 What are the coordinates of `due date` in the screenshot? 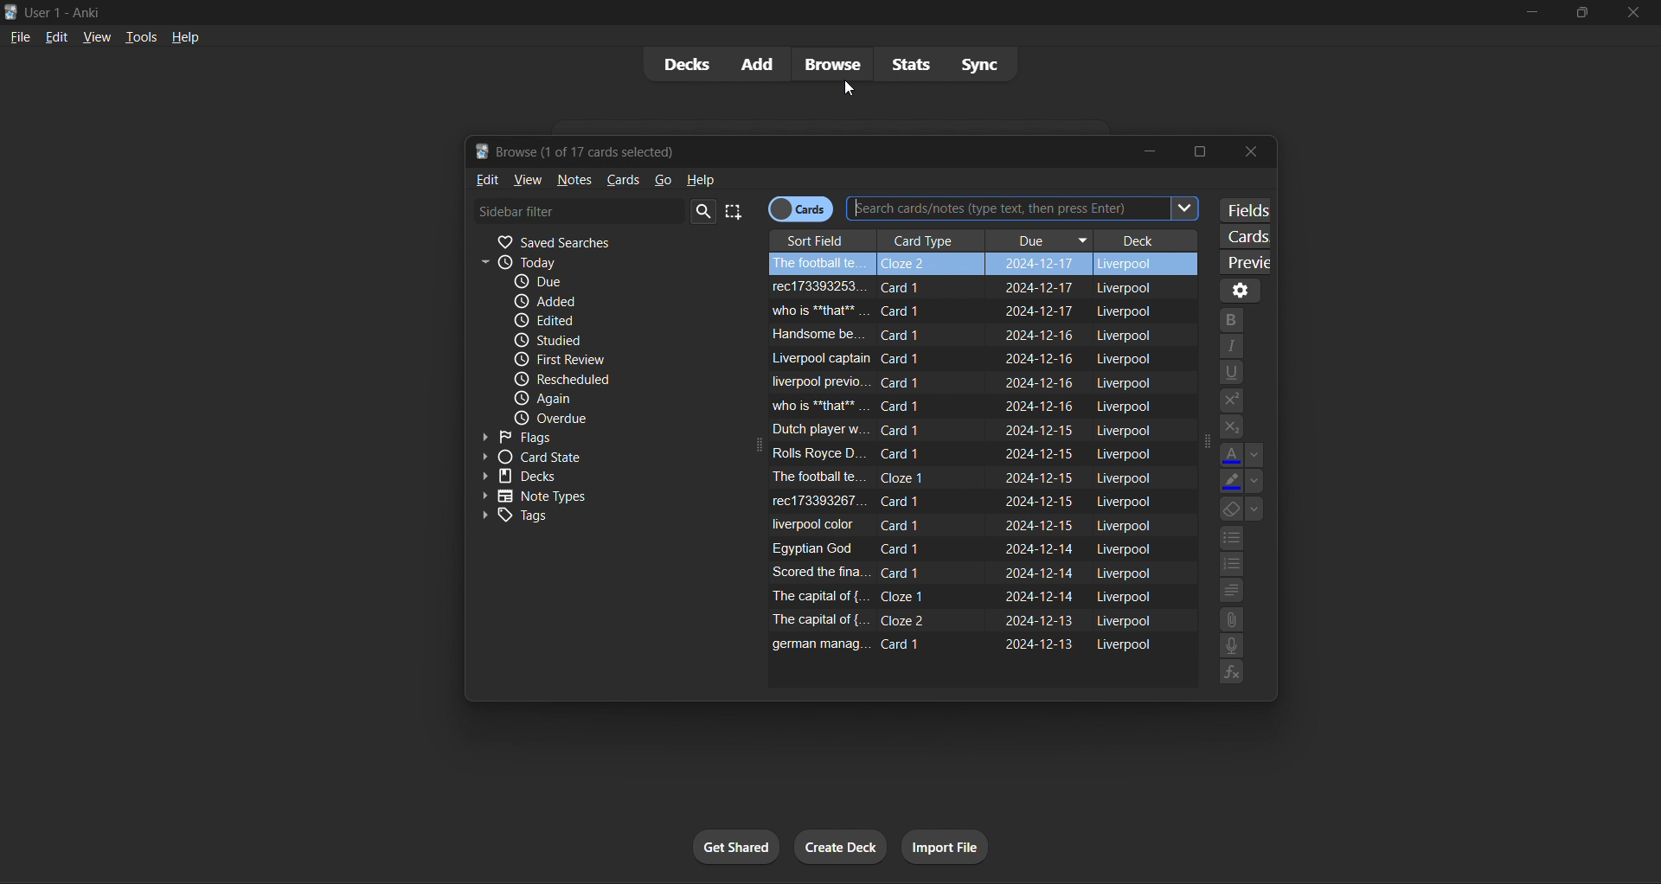 It's located at (1042, 524).